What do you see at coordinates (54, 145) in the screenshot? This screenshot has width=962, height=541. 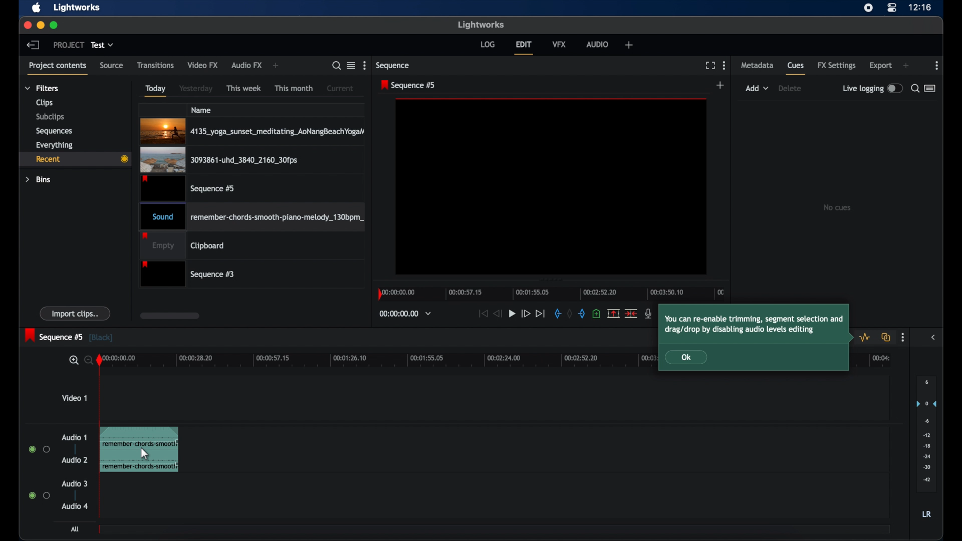 I see `everything` at bounding box center [54, 145].